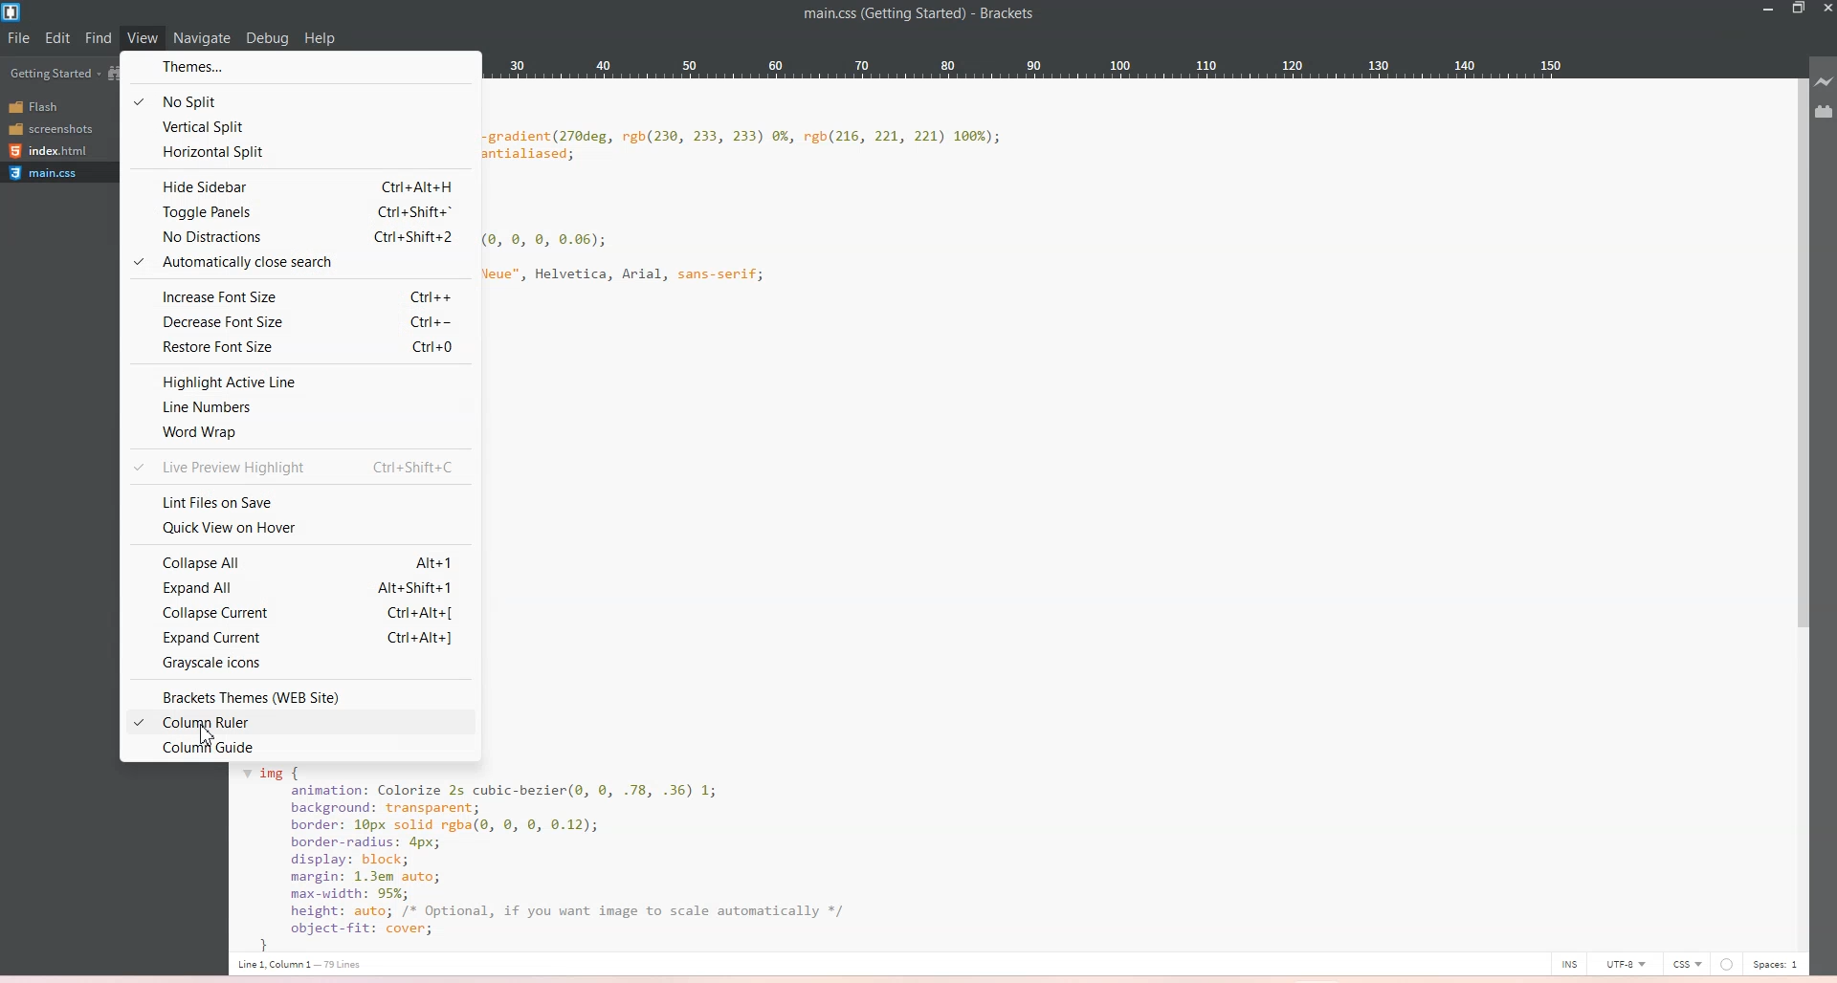 The height and width of the screenshot is (983, 1837). What do you see at coordinates (300, 295) in the screenshot?
I see `Increase font size` at bounding box center [300, 295].